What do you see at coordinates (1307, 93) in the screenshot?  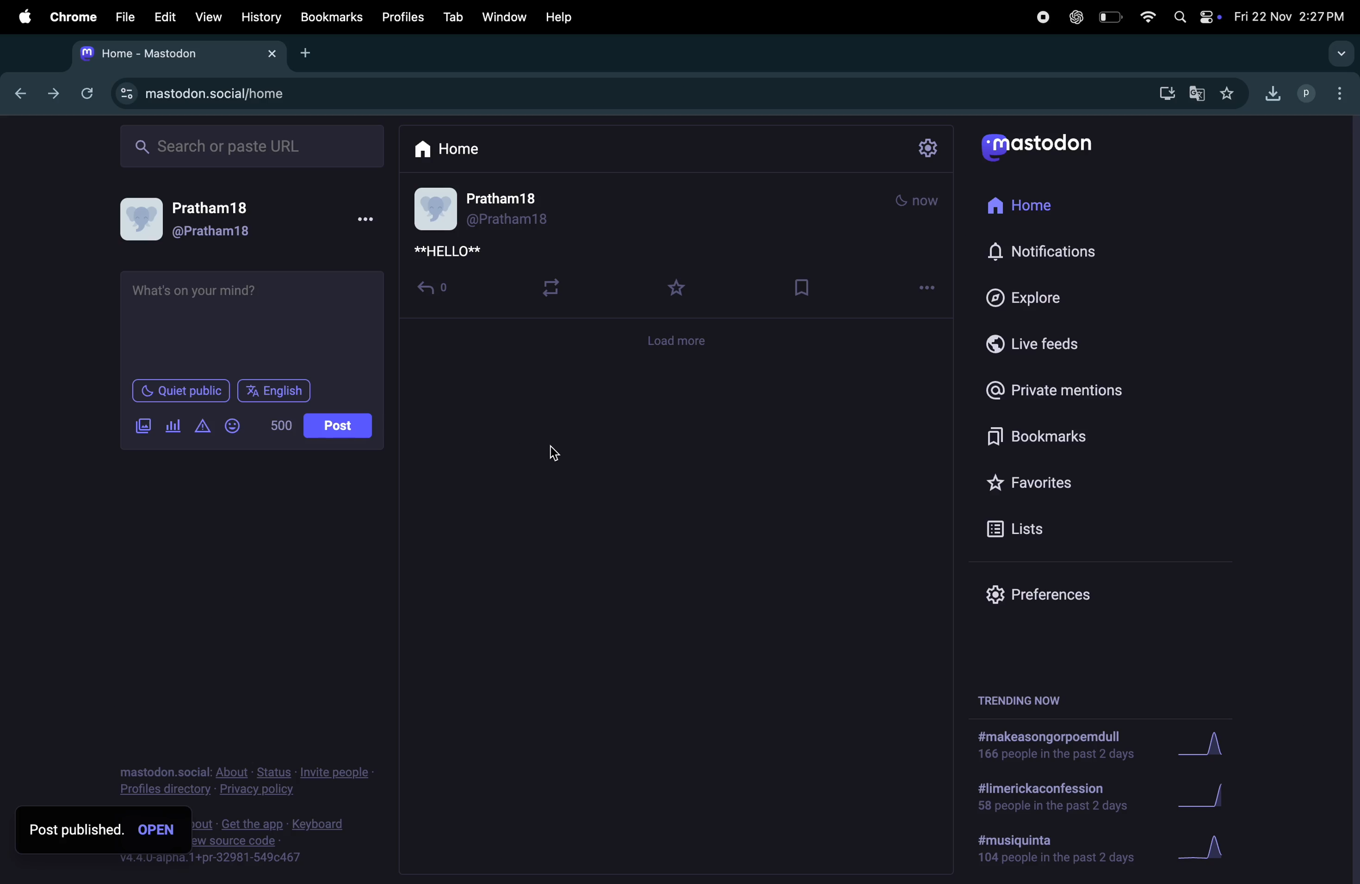 I see `profile` at bounding box center [1307, 93].